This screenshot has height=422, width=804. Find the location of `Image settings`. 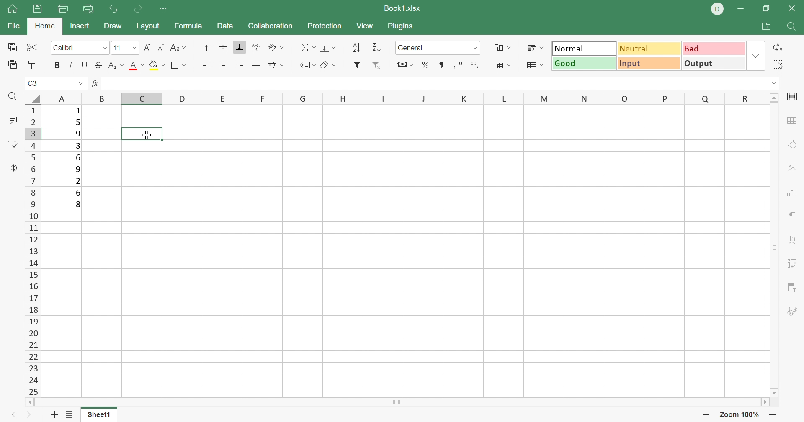

Image settings is located at coordinates (793, 168).